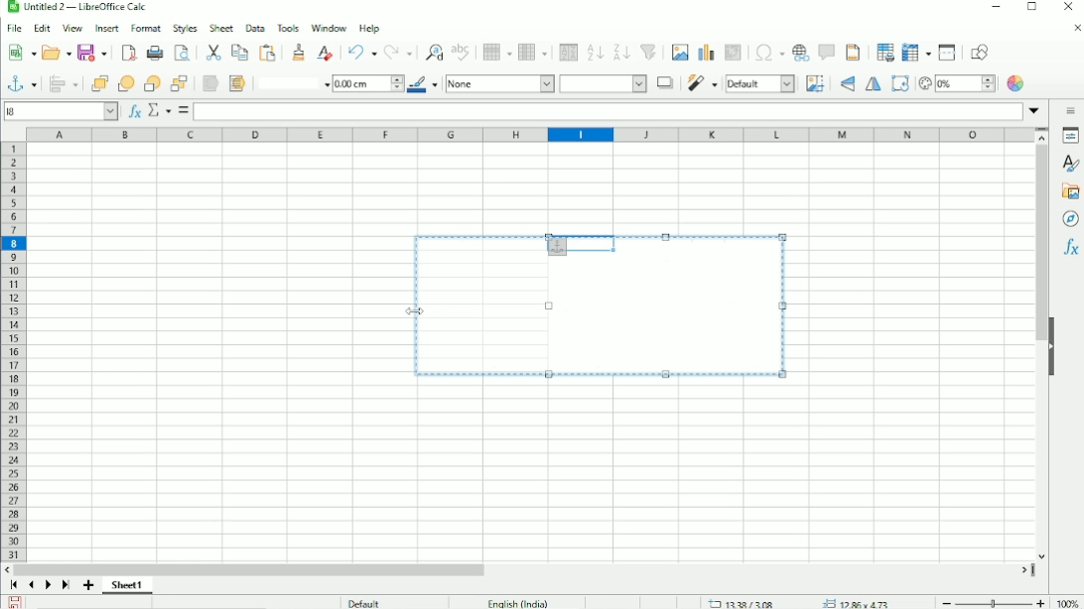 The width and height of the screenshot is (1084, 609). I want to click on Split window, so click(947, 53).